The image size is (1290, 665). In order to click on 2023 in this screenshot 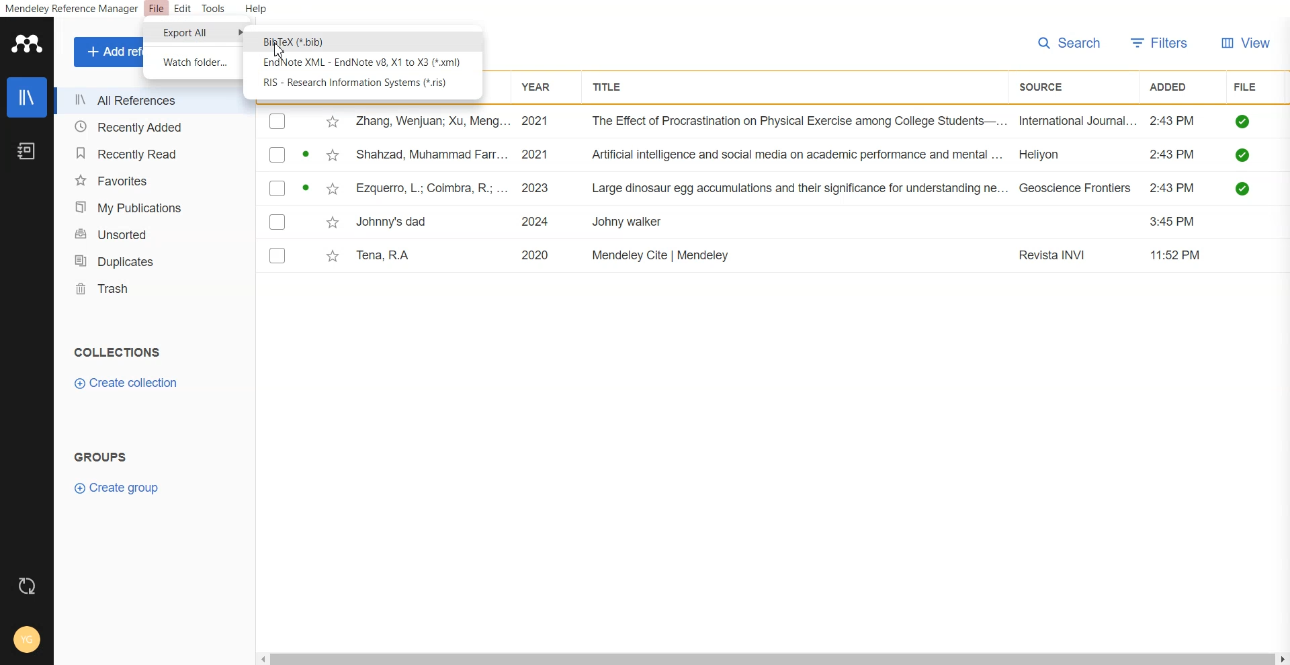, I will do `click(538, 187)`.